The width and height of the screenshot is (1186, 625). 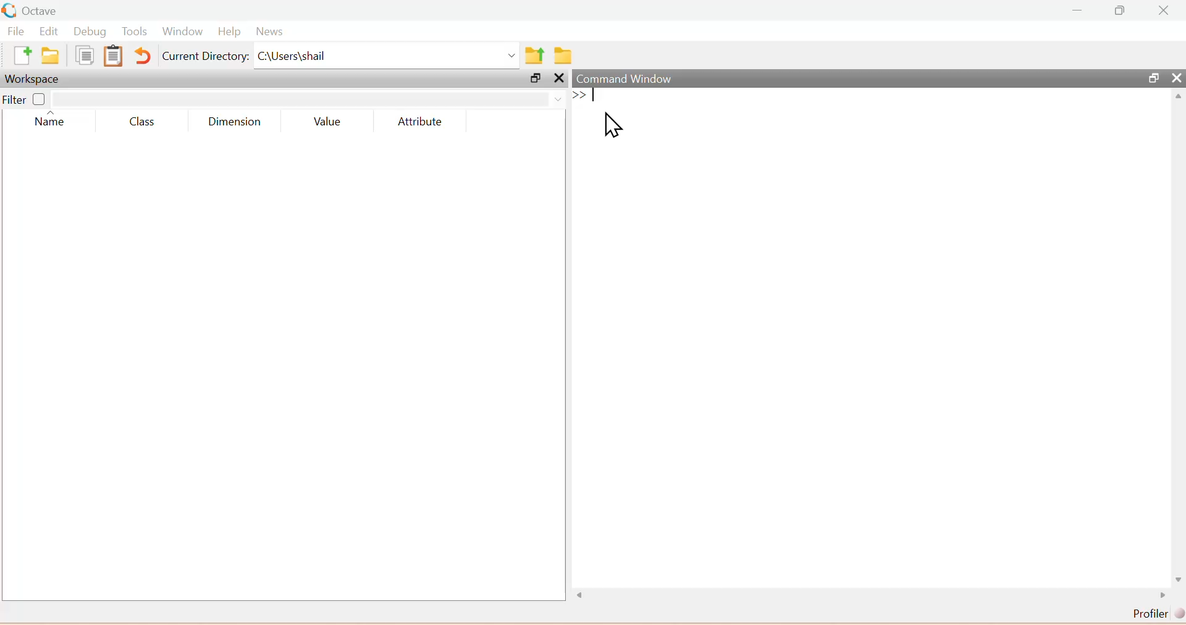 I want to click on Minimize, so click(x=1079, y=10).